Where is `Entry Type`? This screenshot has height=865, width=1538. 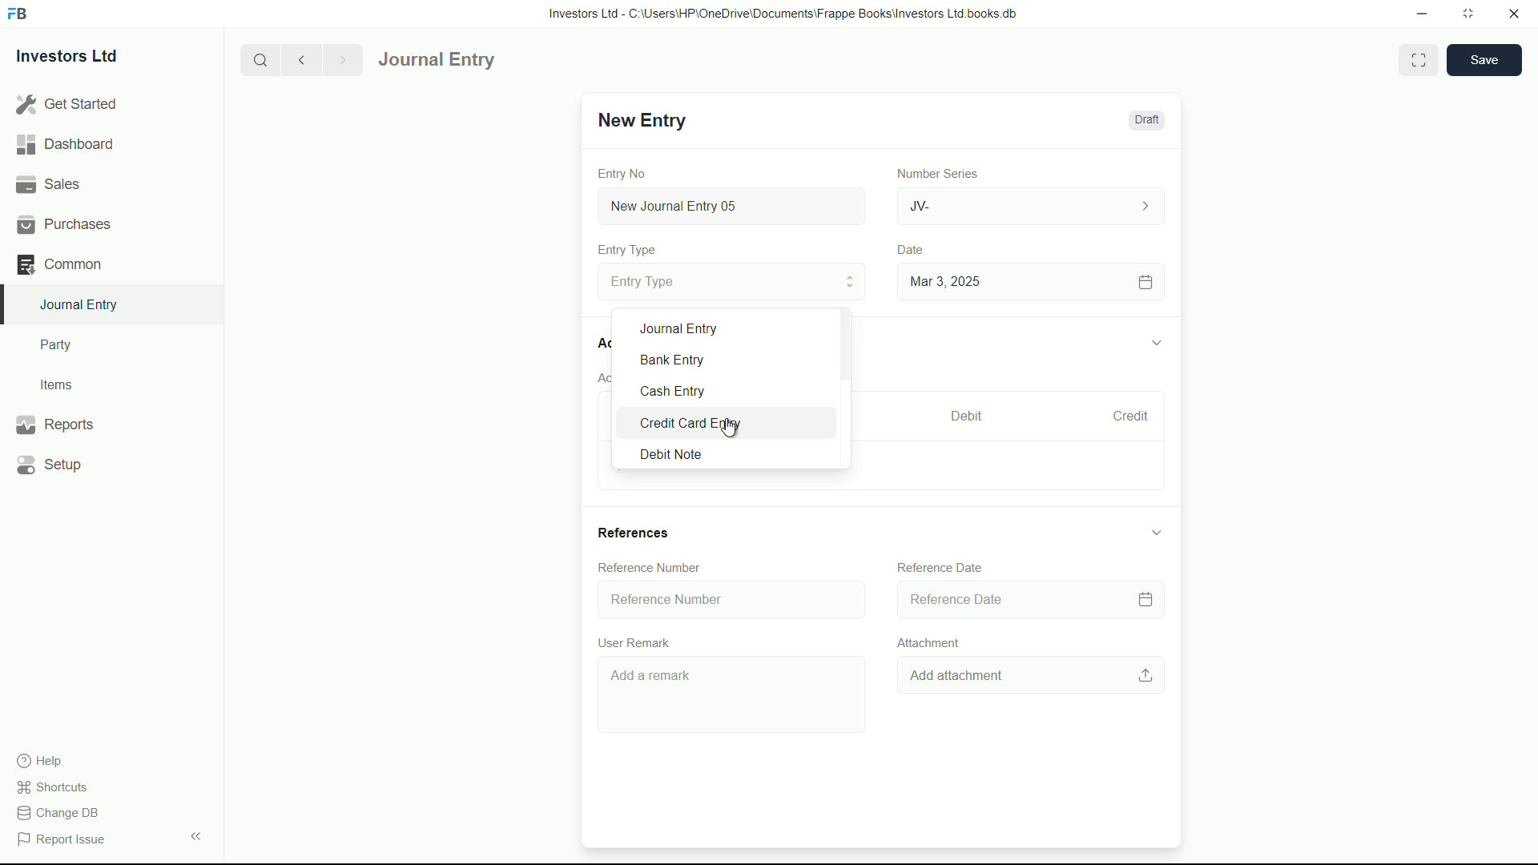 Entry Type is located at coordinates (627, 250).